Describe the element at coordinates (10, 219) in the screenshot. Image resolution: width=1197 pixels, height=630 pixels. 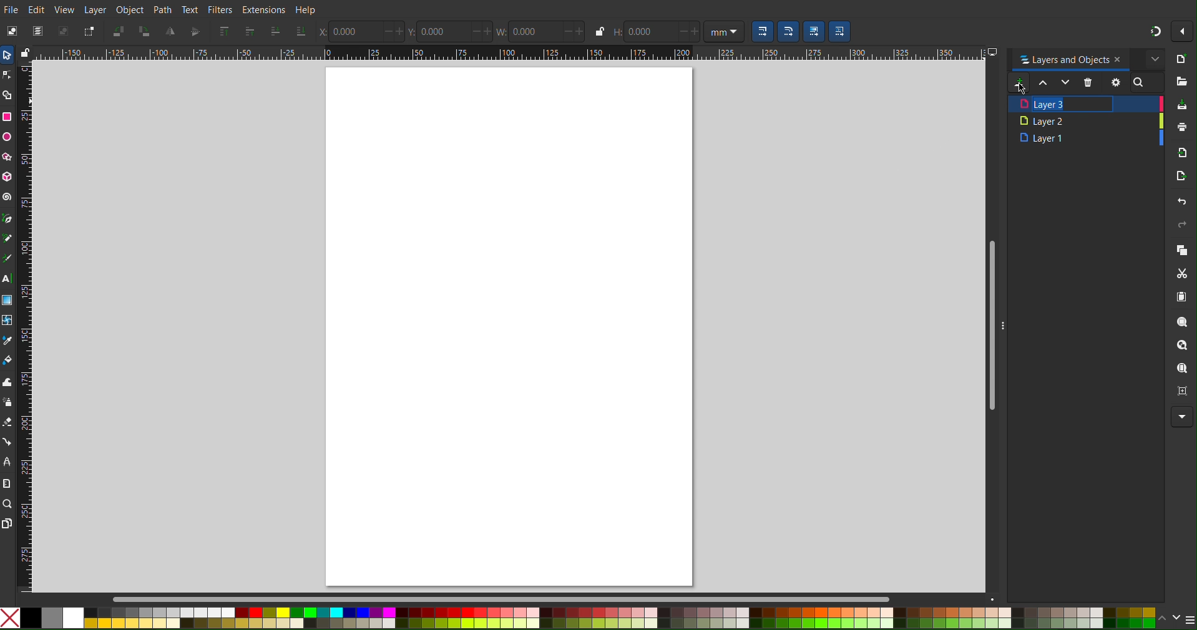
I see `Pen Tool` at that location.